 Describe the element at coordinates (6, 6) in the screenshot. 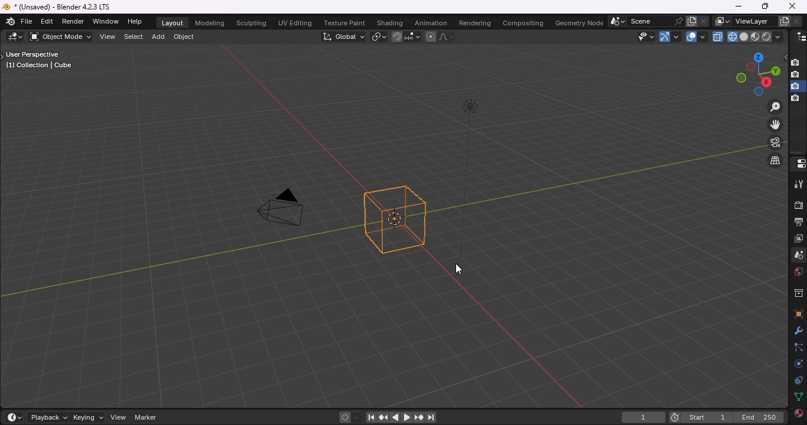

I see `logo` at that location.